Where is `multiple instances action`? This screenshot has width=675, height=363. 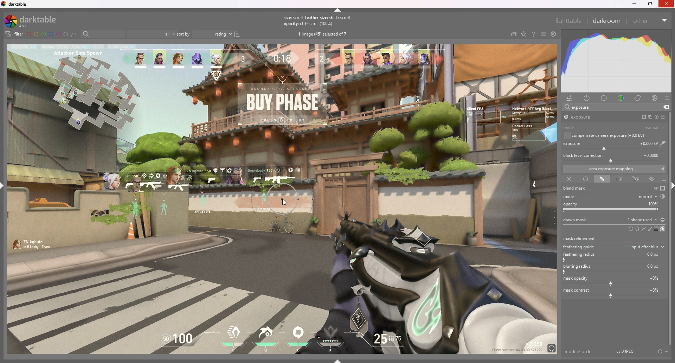
multiple instances action is located at coordinates (648, 117).